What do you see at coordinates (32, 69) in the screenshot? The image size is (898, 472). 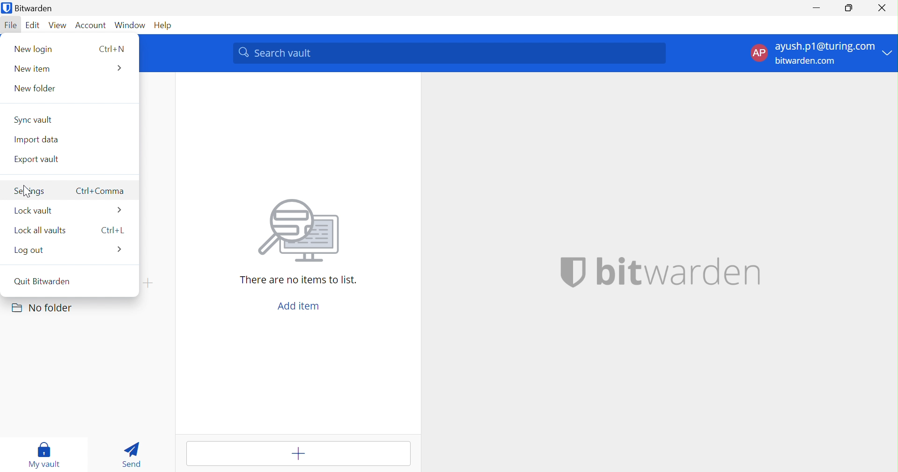 I see `New item` at bounding box center [32, 69].